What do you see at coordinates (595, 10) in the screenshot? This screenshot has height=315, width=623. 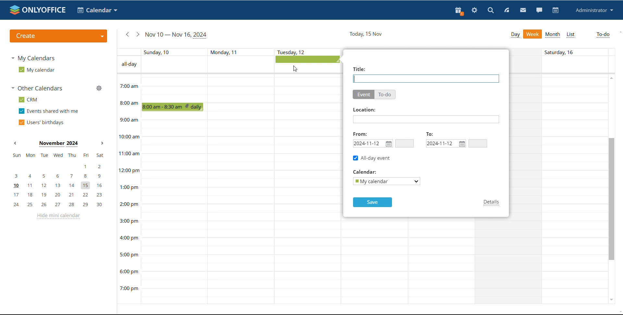 I see `profile` at bounding box center [595, 10].